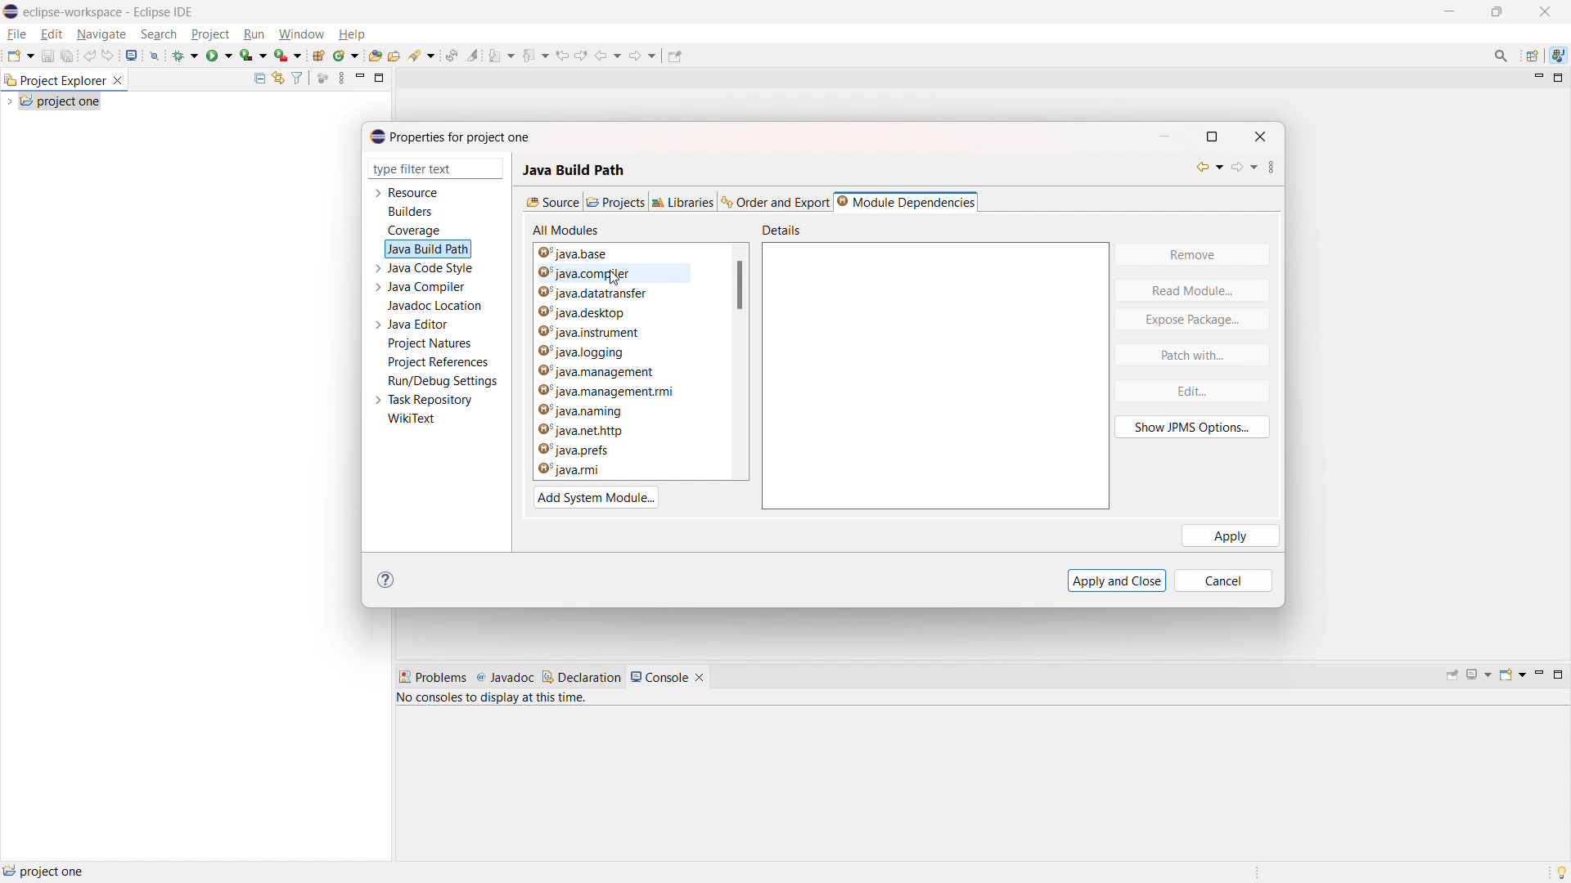 This screenshot has width=1571, height=883. I want to click on next annotation, so click(501, 56).